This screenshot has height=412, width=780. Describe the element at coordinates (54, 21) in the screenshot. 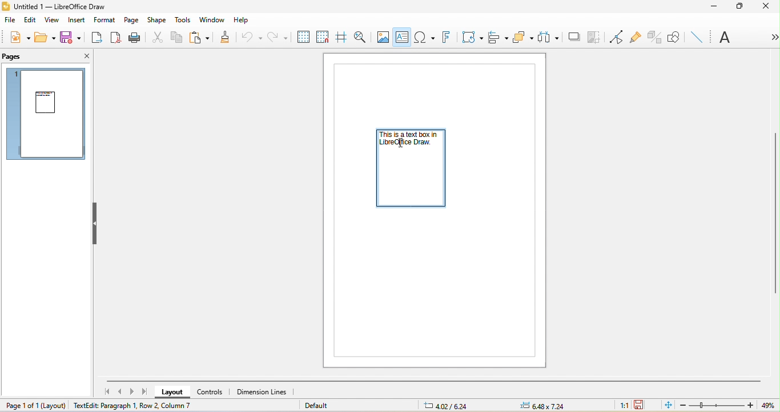

I see `view` at that location.